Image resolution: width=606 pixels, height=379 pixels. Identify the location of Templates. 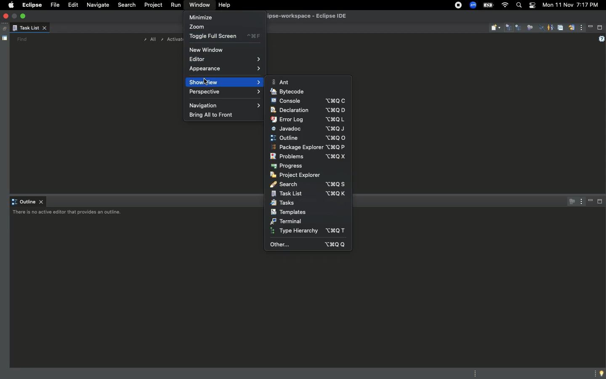
(289, 212).